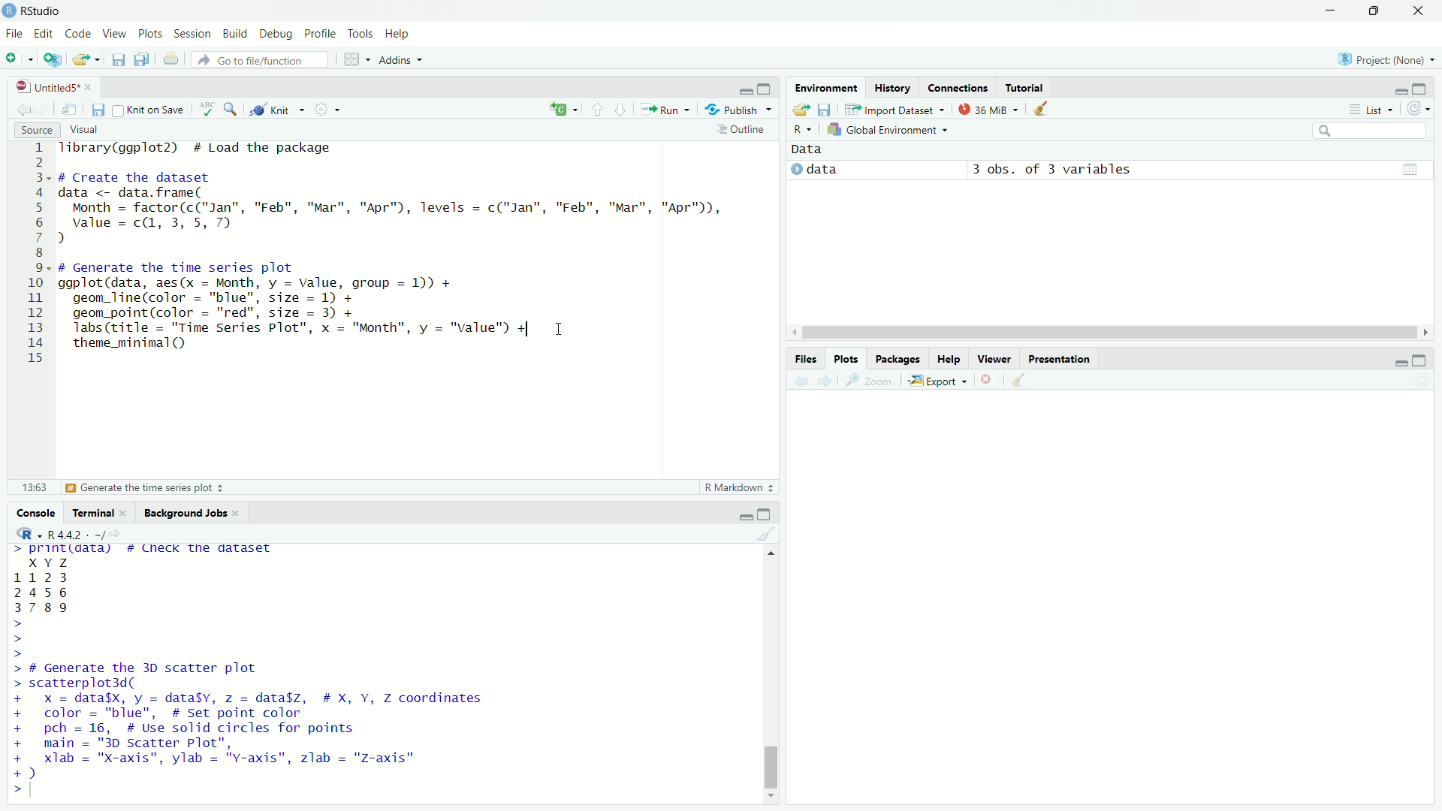  Describe the element at coordinates (59, 586) in the screenshot. I see `data` at that location.